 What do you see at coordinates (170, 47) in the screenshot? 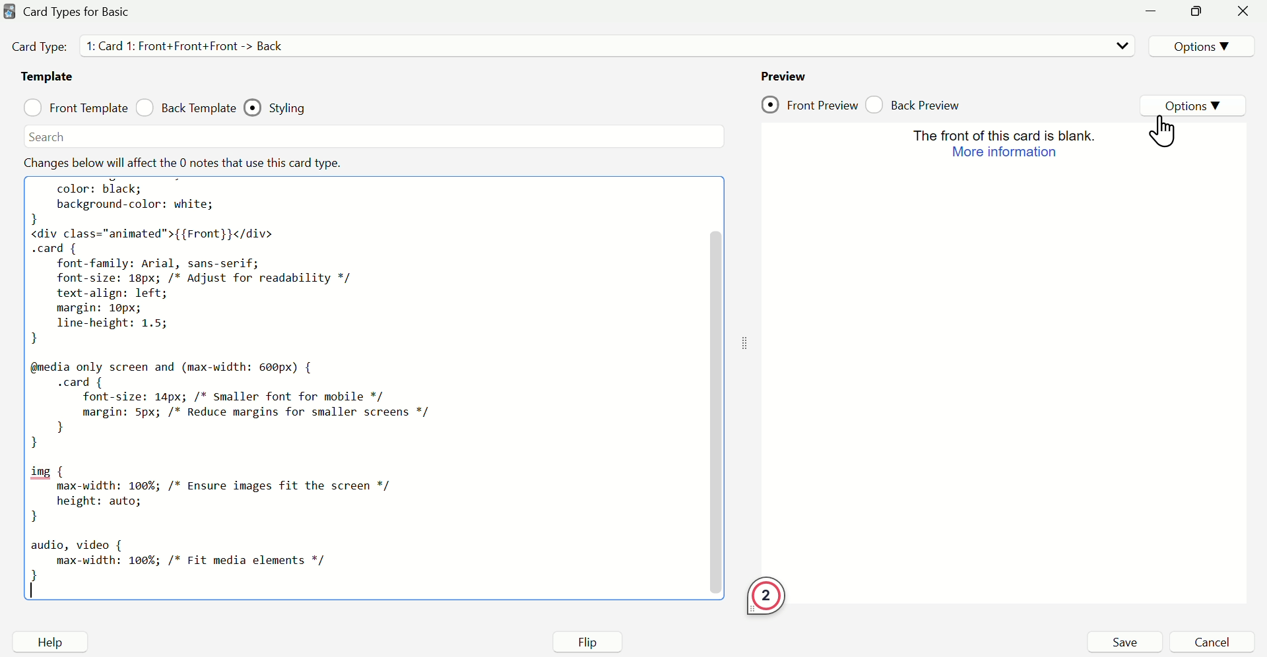
I see `Card Type` at bounding box center [170, 47].